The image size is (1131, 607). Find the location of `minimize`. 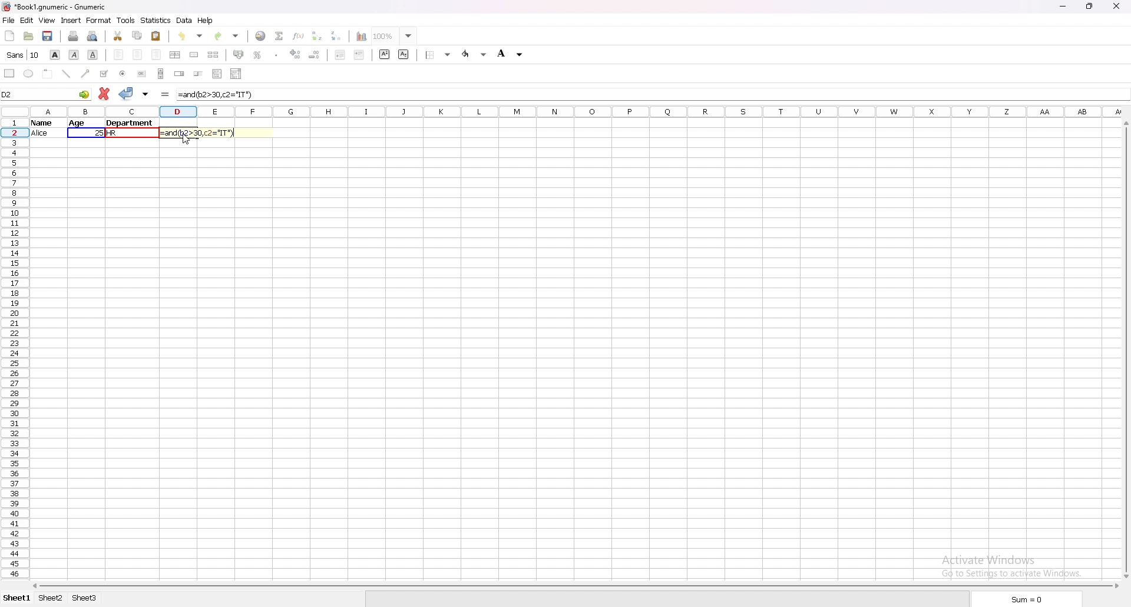

minimize is located at coordinates (1063, 7).